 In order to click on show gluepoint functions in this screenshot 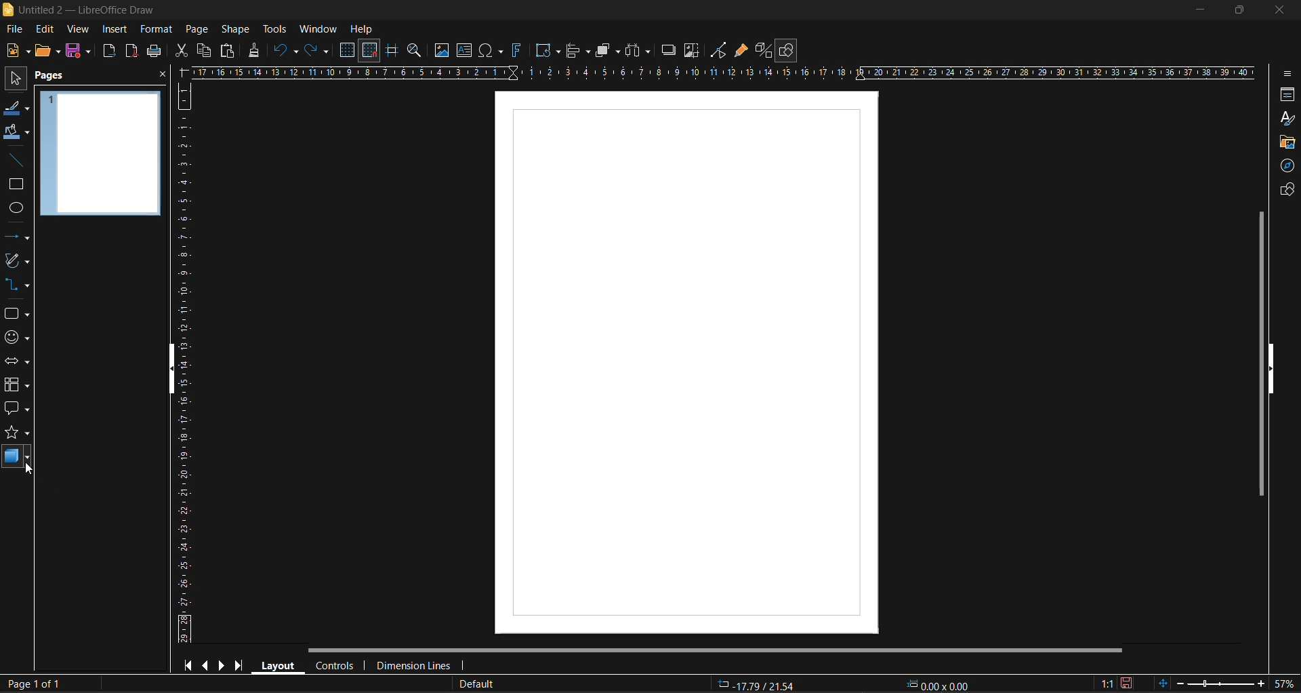, I will do `click(741, 51)`.